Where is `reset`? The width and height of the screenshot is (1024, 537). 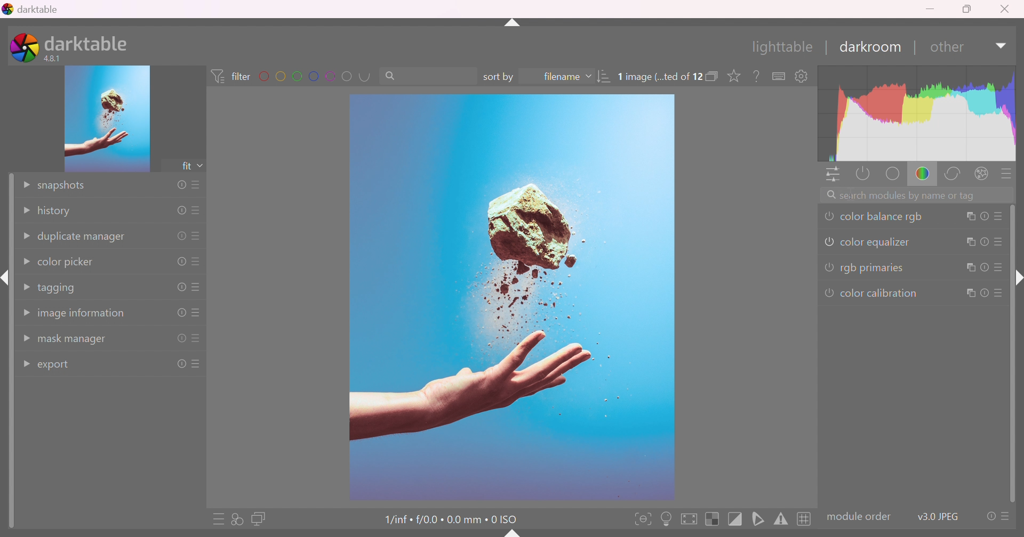
reset is located at coordinates (181, 237).